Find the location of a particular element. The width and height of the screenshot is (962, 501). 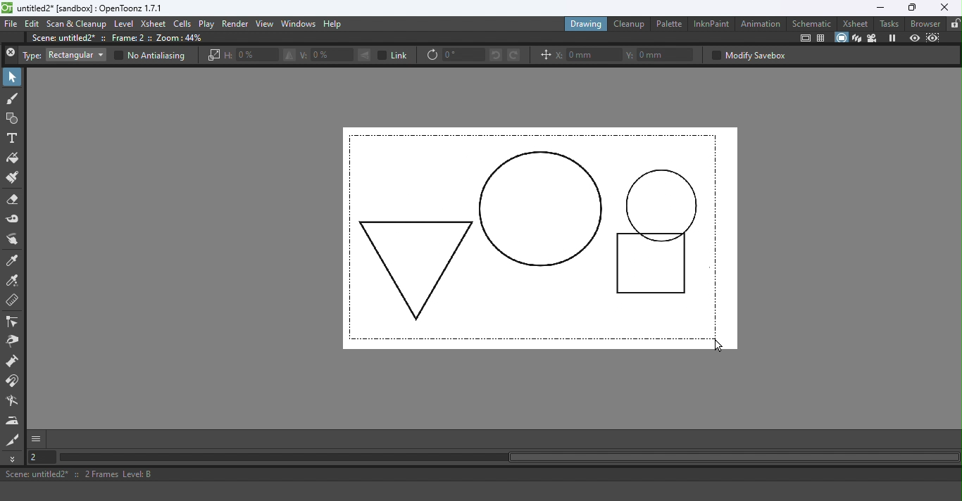

Help is located at coordinates (339, 23).